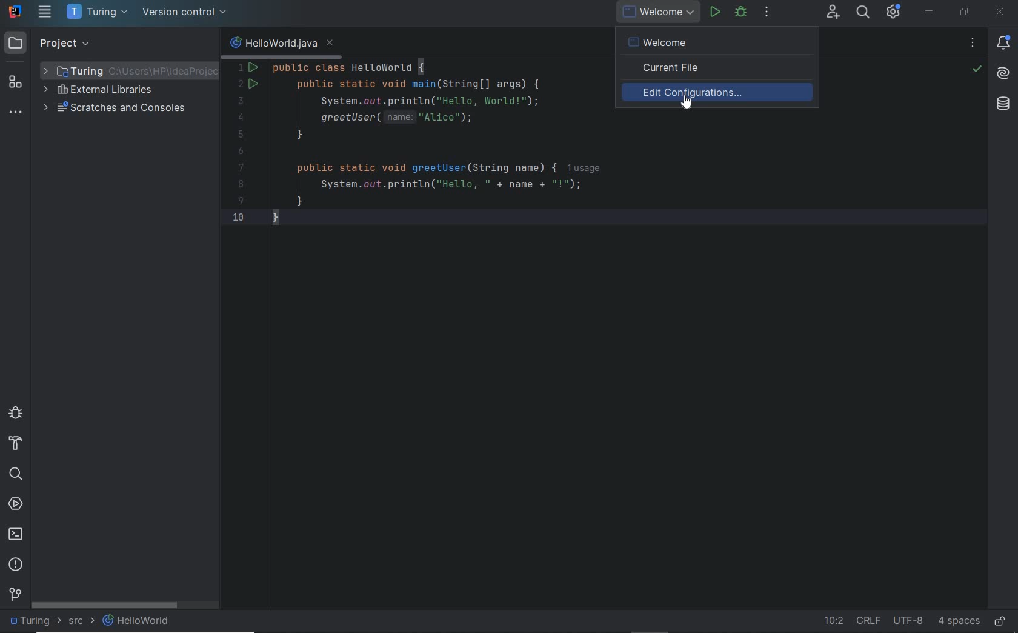 This screenshot has width=1018, height=633. Describe the element at coordinates (16, 82) in the screenshot. I see `structure` at that location.